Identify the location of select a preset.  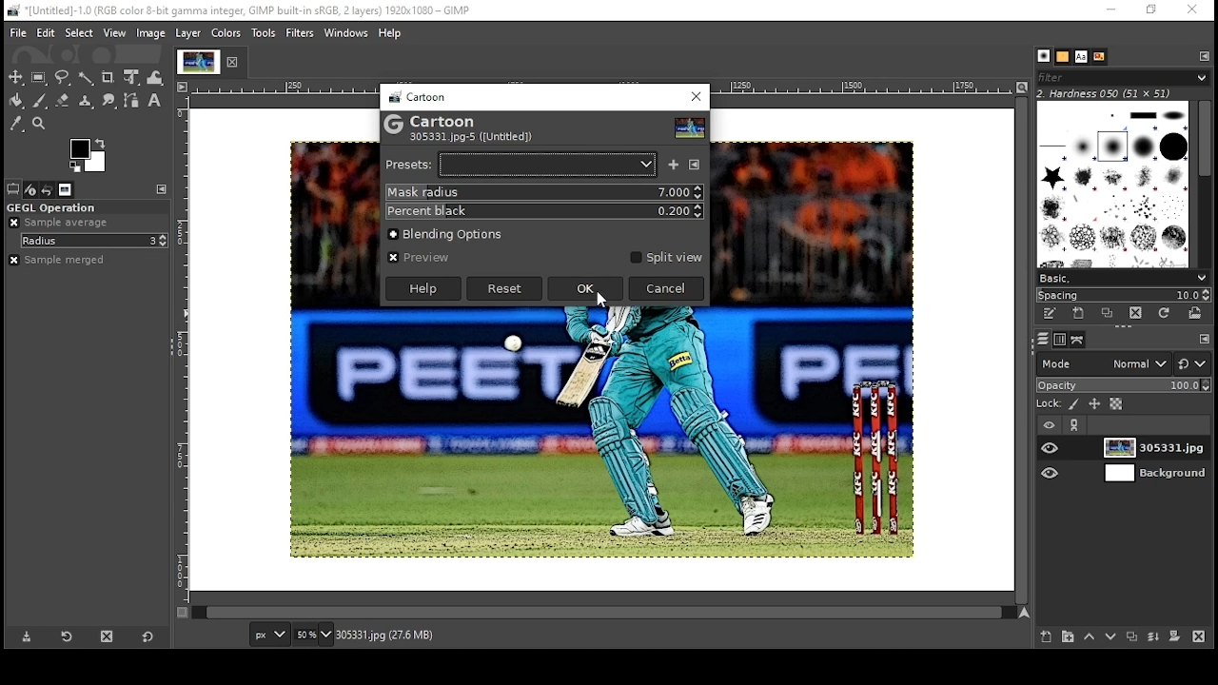
(521, 165).